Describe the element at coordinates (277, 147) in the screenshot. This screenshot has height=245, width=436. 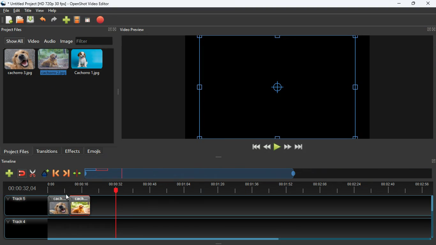
I see `play` at that location.